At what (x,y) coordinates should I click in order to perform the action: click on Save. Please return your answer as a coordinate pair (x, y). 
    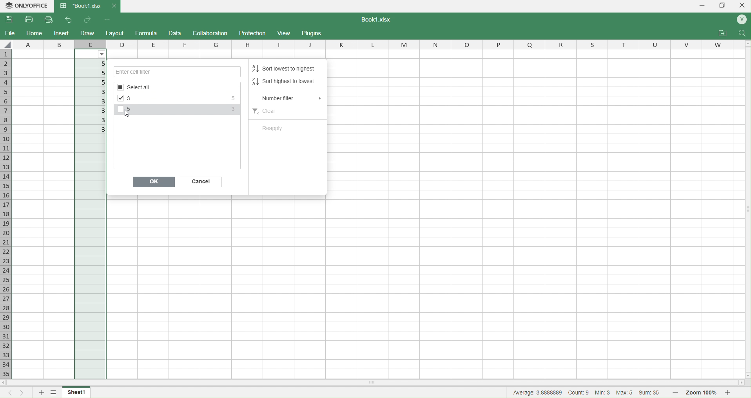
    Looking at the image, I should click on (10, 20).